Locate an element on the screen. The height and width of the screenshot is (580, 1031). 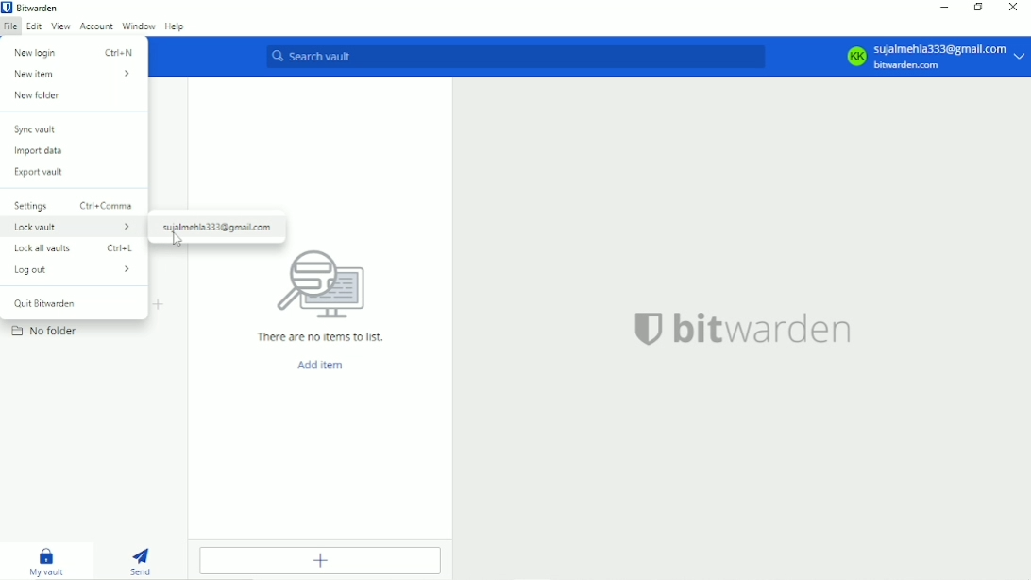
Lock all vaults    ctrl+L is located at coordinates (76, 247).